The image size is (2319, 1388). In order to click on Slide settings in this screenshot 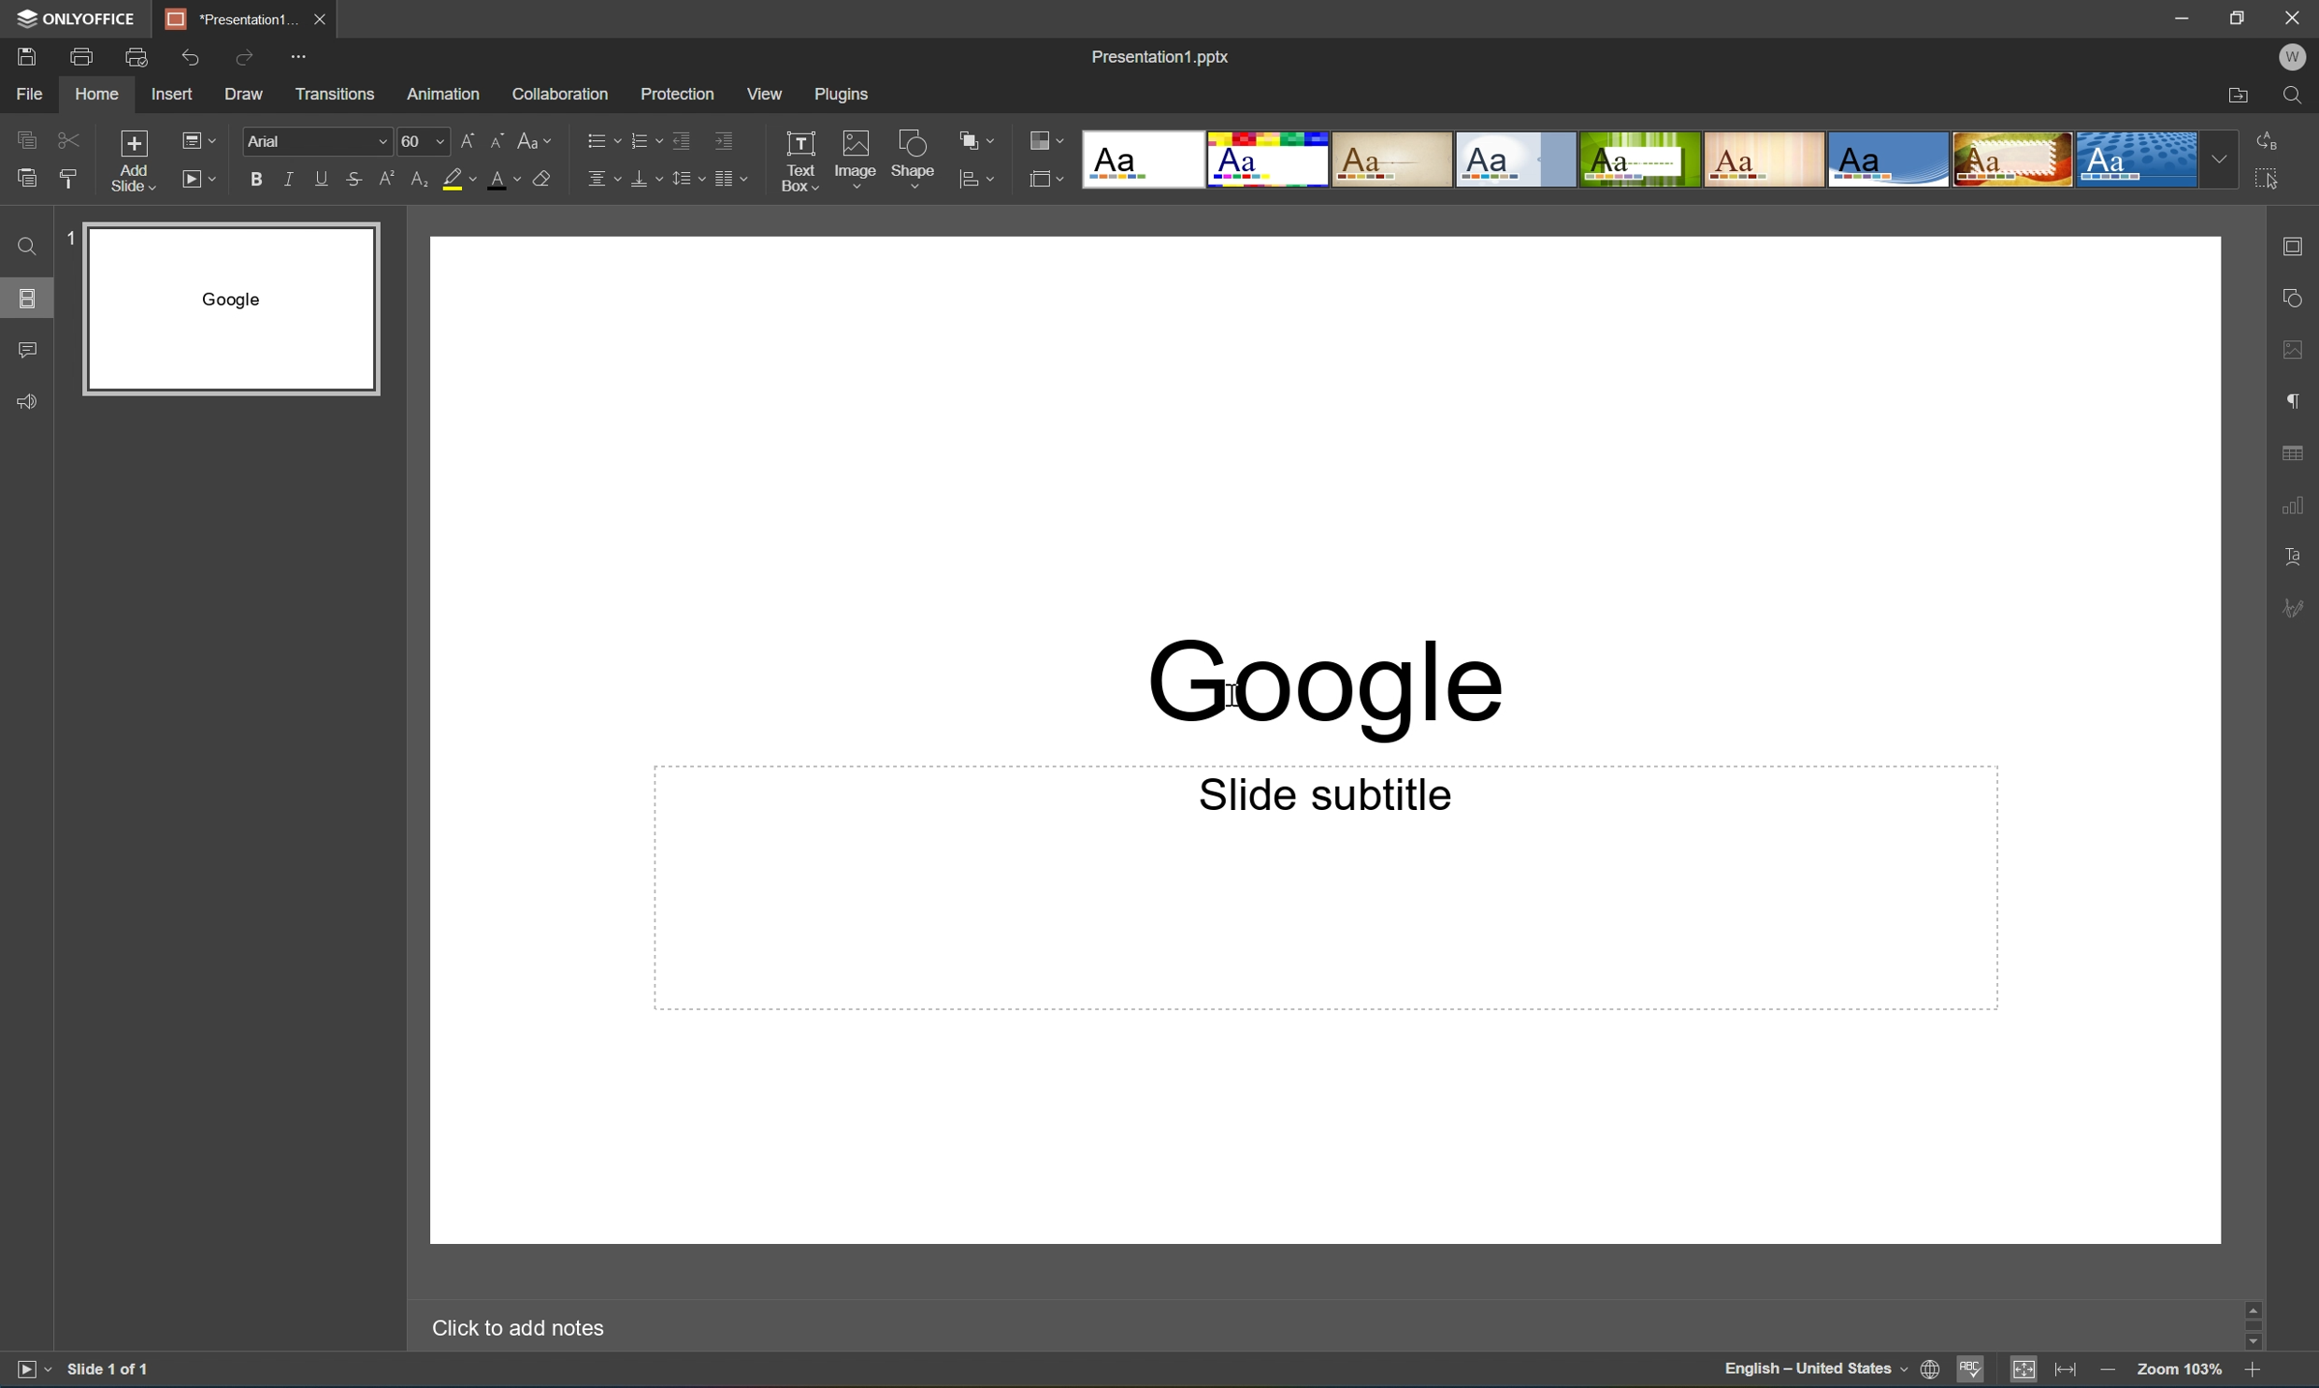, I will do `click(2296, 245)`.